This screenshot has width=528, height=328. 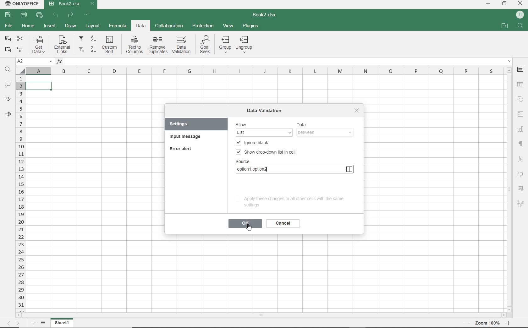 What do you see at coordinates (520, 4) in the screenshot?
I see `CLOSE` at bounding box center [520, 4].